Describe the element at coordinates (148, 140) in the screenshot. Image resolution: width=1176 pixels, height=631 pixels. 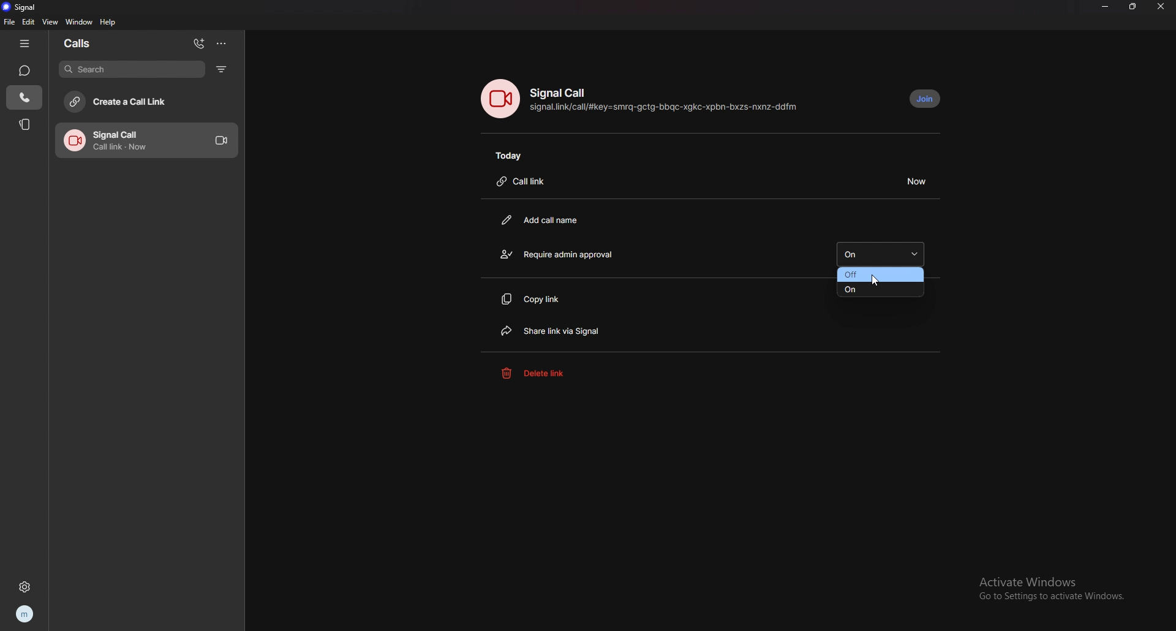
I see `call` at that location.